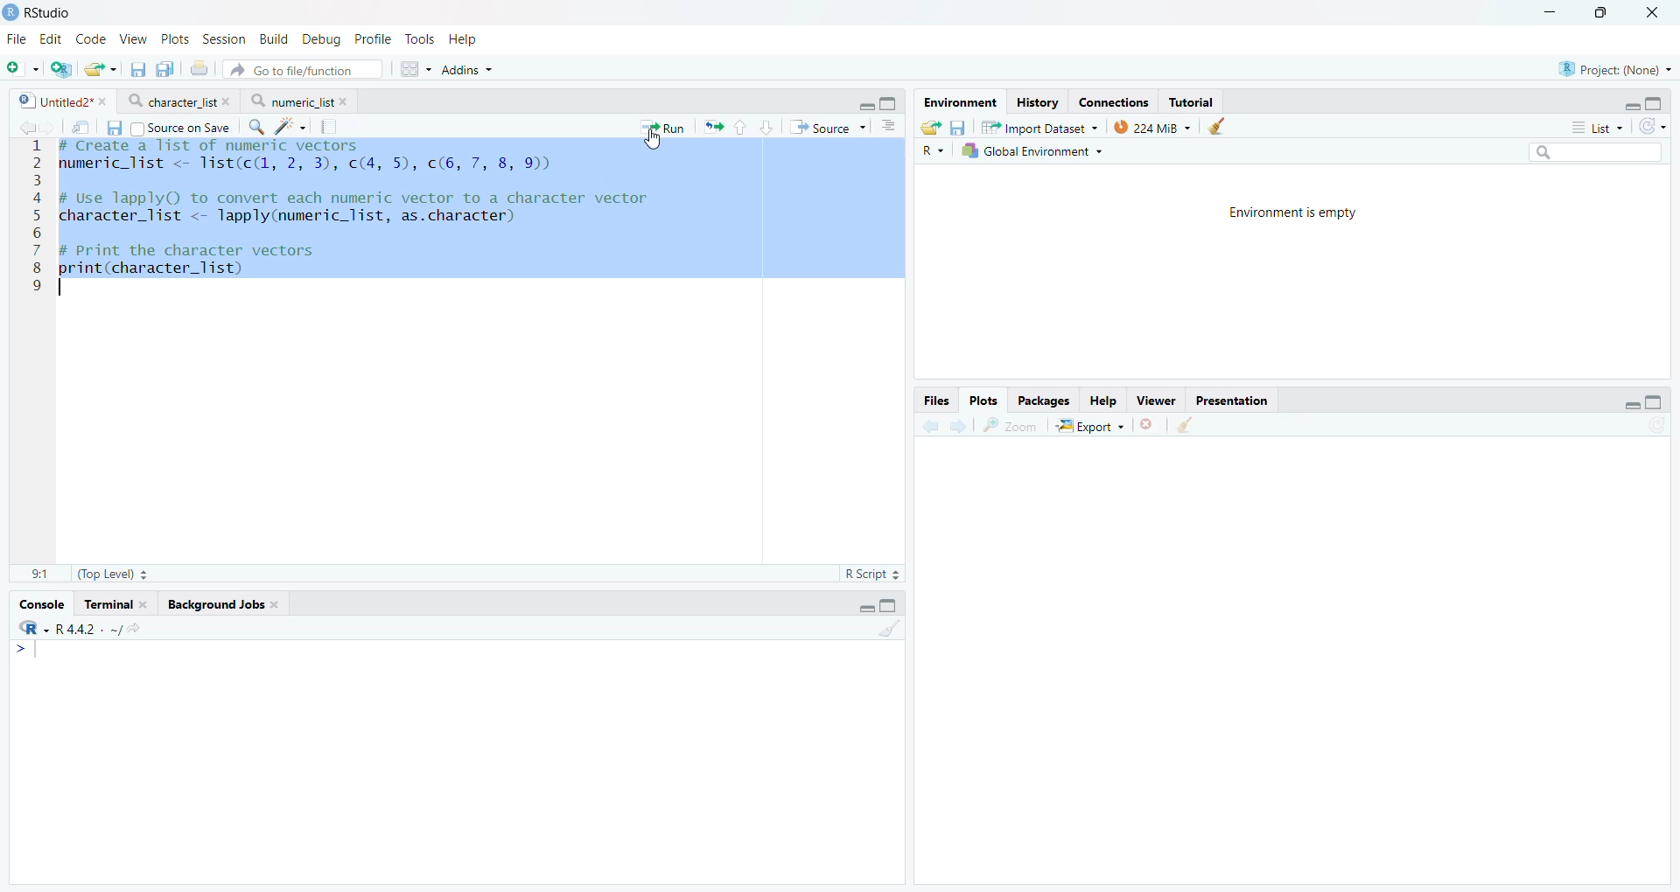 This screenshot has height=892, width=1680. Describe the element at coordinates (742, 126) in the screenshot. I see `Go to previous section` at that location.